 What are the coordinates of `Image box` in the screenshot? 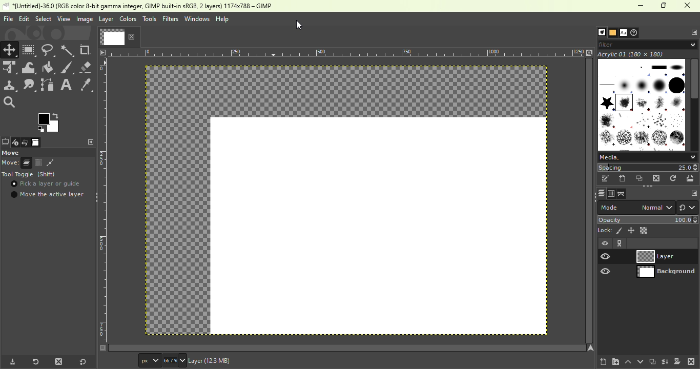 It's located at (642, 102).